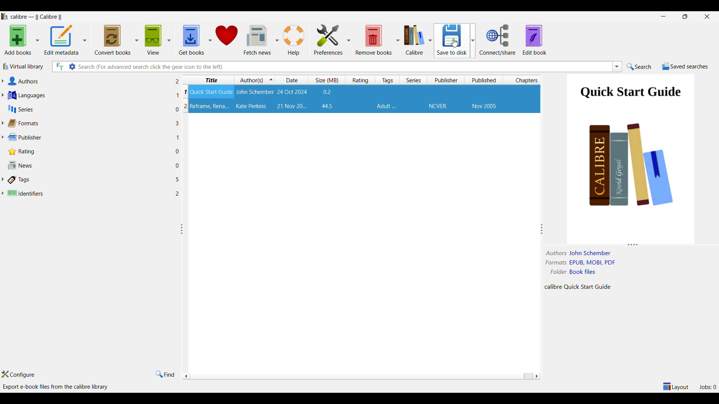 This screenshot has height=404, width=719. I want to click on Add book options, so click(21, 40).